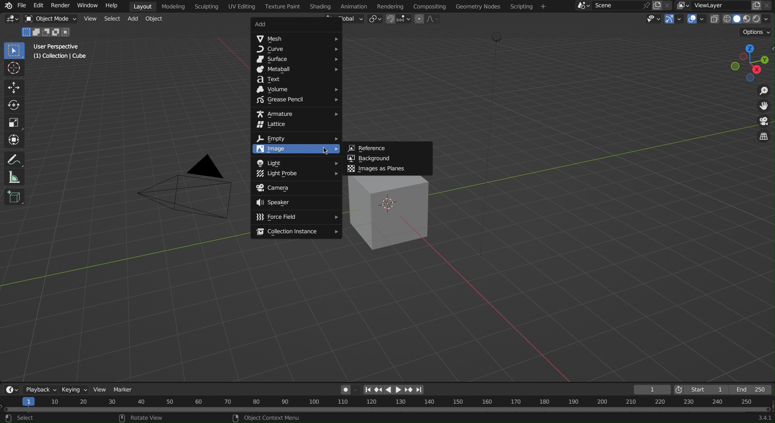 This screenshot has height=423, width=775. What do you see at coordinates (189, 191) in the screenshot?
I see `Camera` at bounding box center [189, 191].